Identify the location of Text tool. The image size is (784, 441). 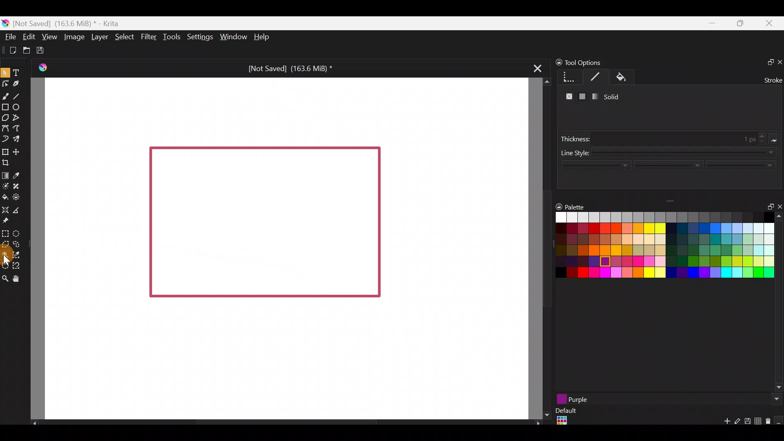
(17, 71).